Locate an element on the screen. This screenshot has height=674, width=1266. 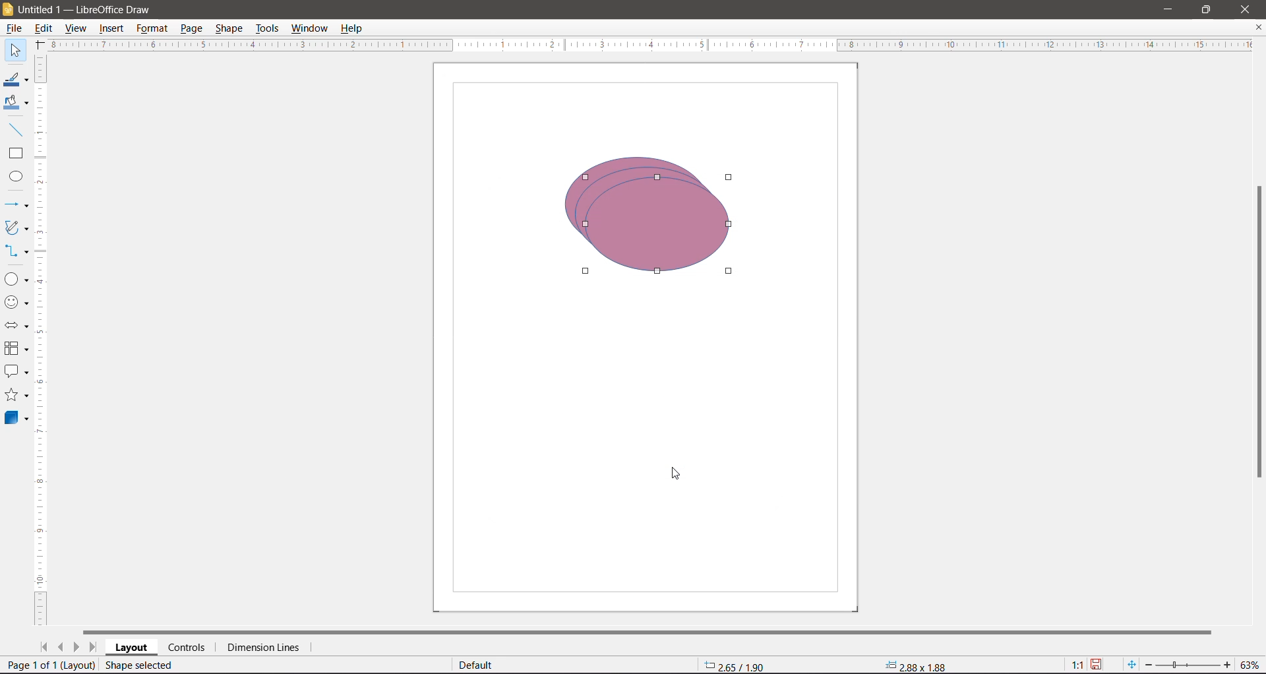
Scroll to last page is located at coordinates (93, 647).